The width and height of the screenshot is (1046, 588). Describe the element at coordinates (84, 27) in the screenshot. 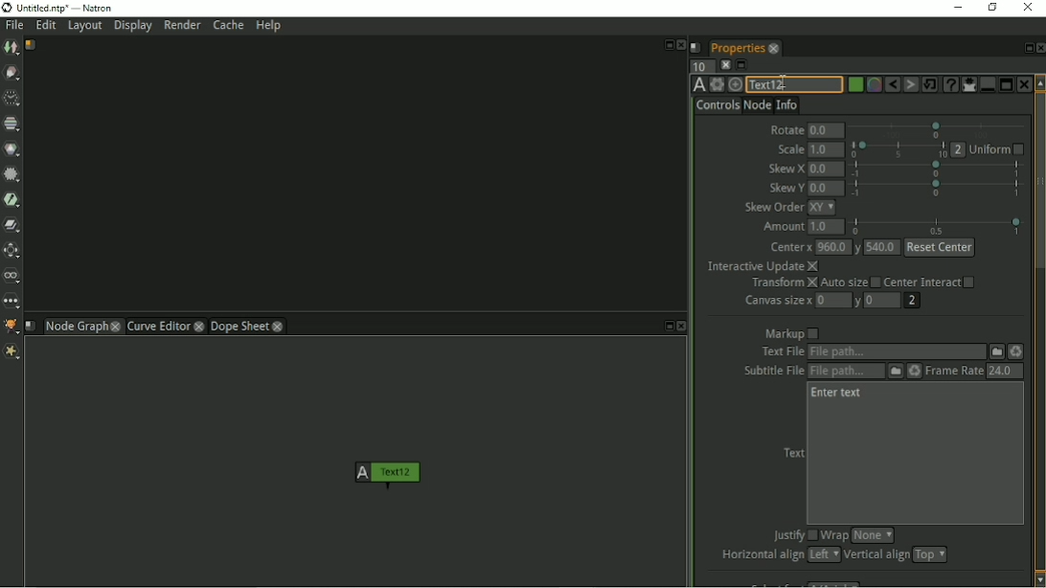

I see `Layout` at that location.